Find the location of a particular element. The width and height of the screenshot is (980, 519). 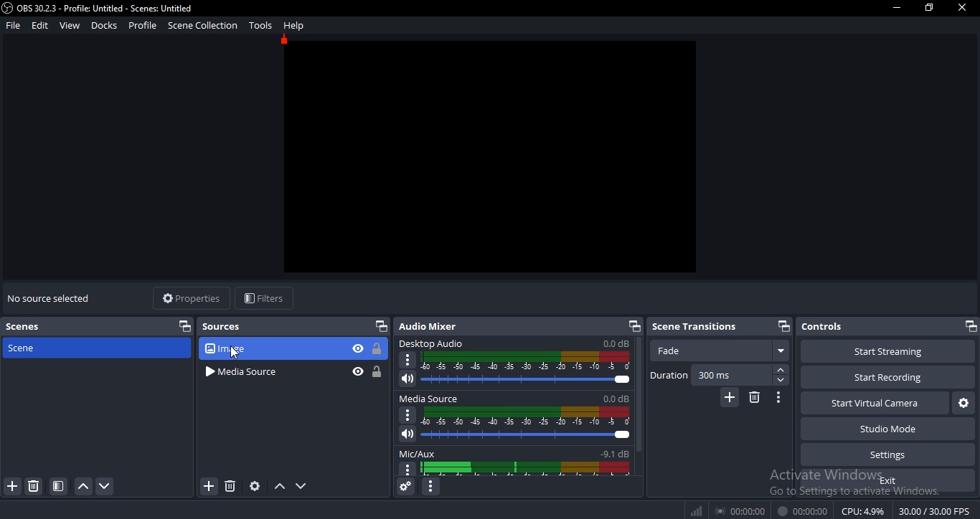

image is located at coordinates (491, 156).